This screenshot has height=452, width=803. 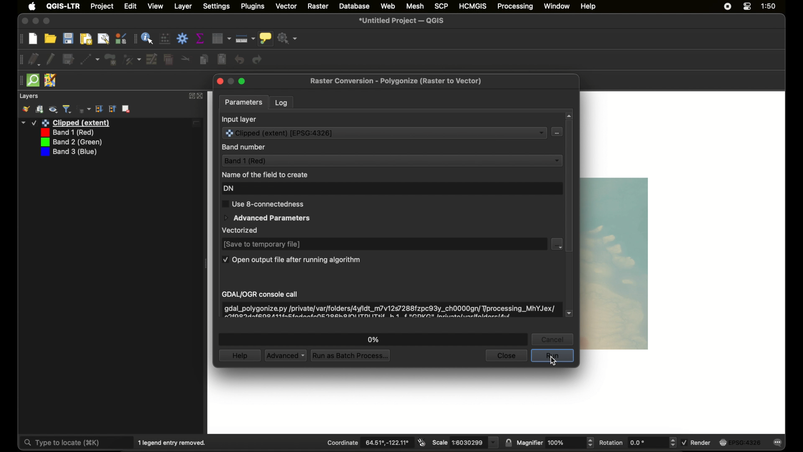 I want to click on name of the field to create, so click(x=264, y=175).